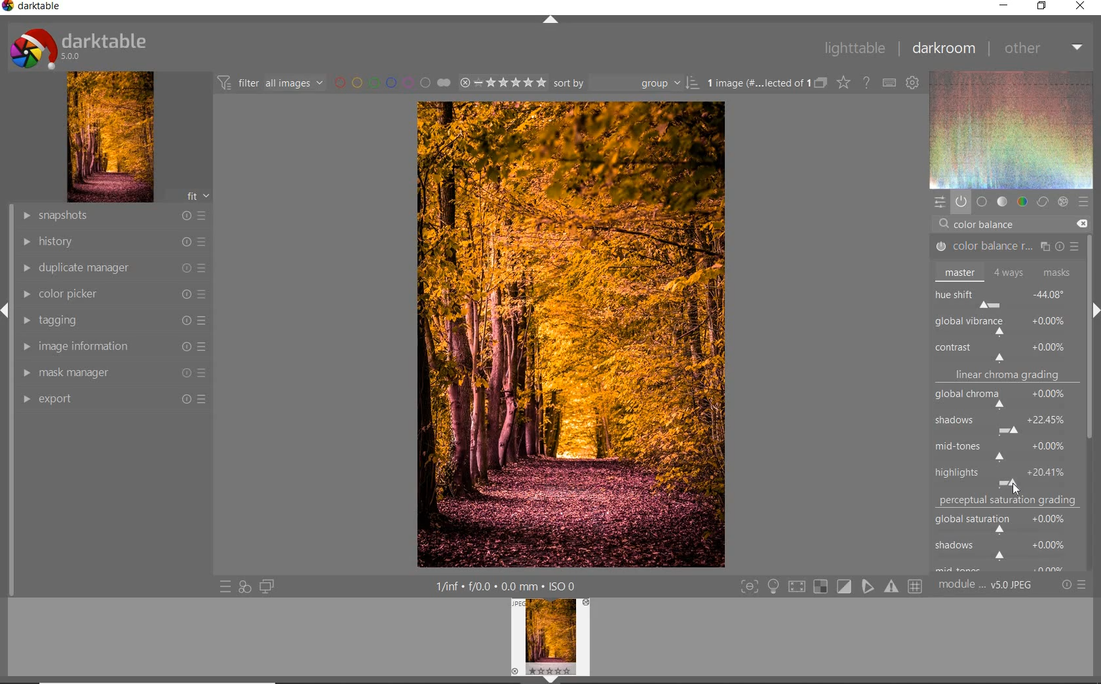 This screenshot has width=1101, height=684. I want to click on preset, so click(1083, 201).